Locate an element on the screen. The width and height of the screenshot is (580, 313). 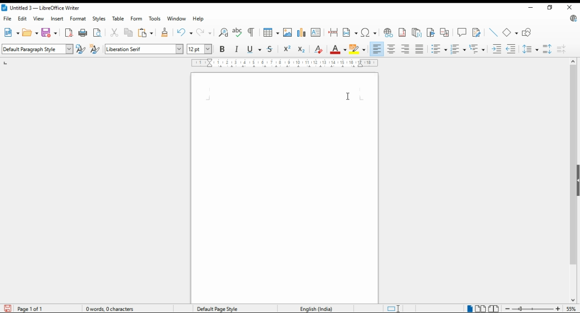
dit is located at coordinates (23, 19).